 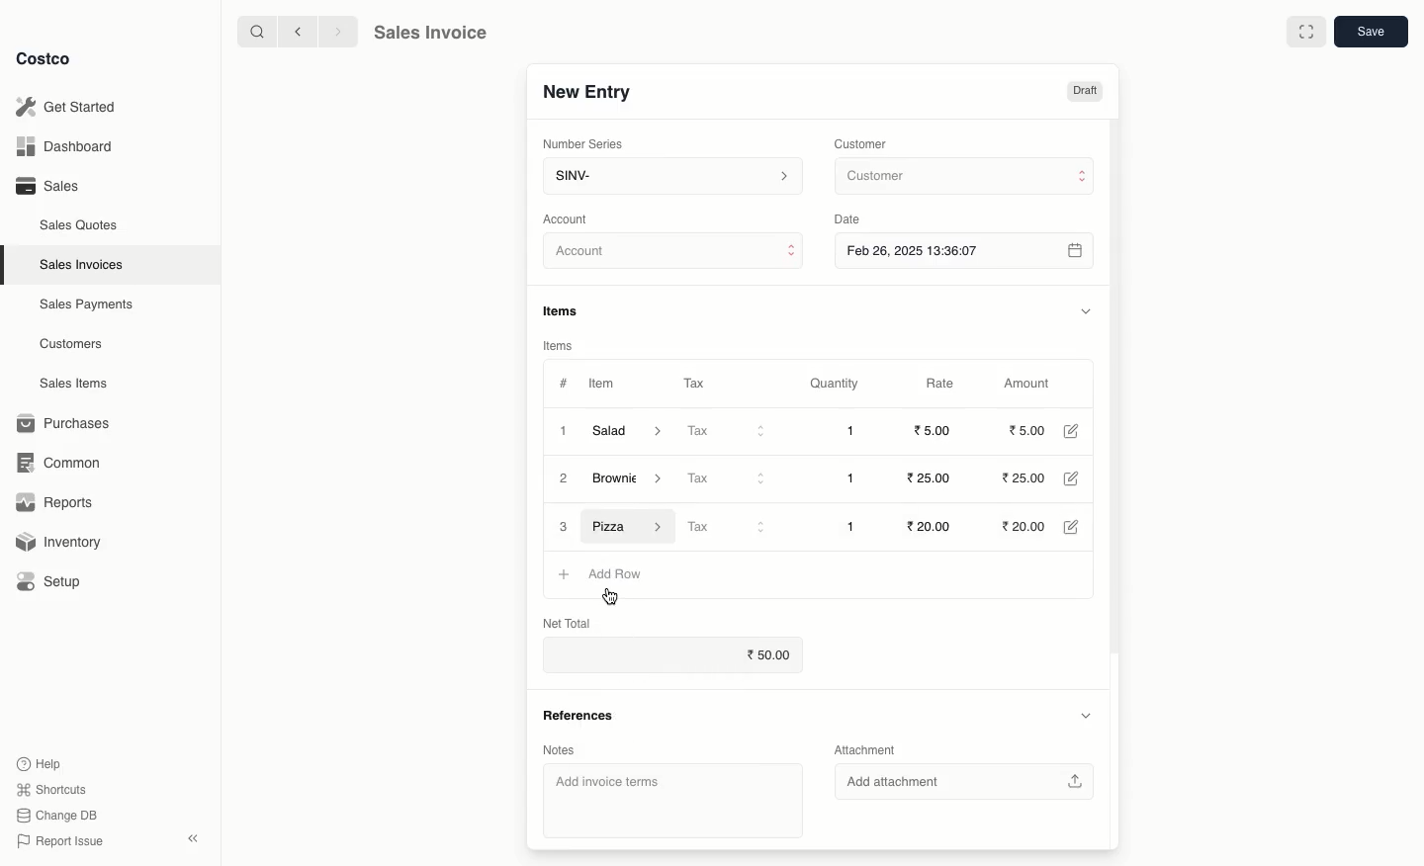 I want to click on Save, so click(x=1374, y=34).